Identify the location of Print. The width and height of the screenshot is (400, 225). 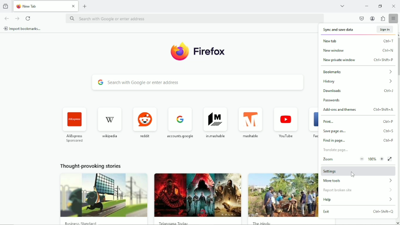
(359, 122).